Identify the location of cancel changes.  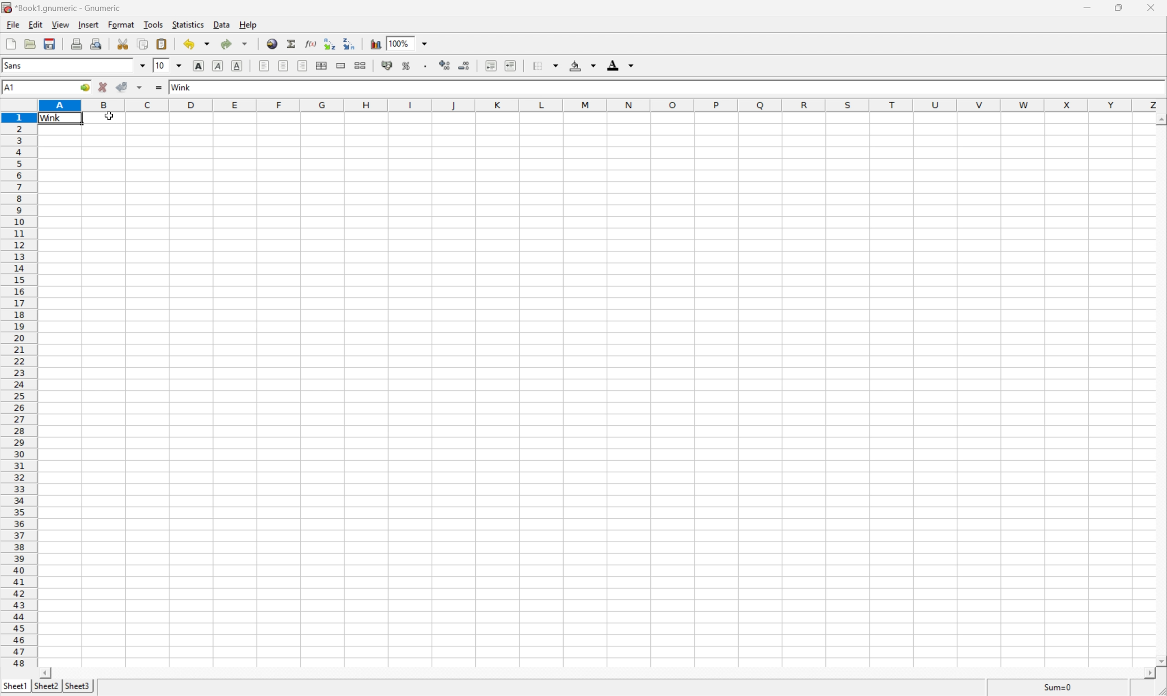
(101, 86).